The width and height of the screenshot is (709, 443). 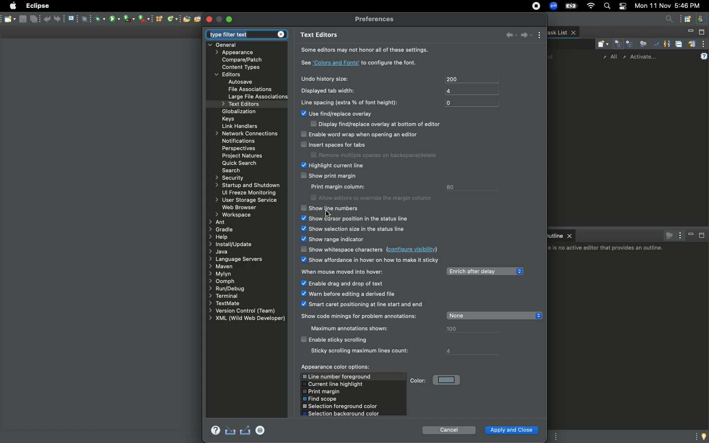 What do you see at coordinates (35, 20) in the screenshot?
I see `Save as` at bounding box center [35, 20].